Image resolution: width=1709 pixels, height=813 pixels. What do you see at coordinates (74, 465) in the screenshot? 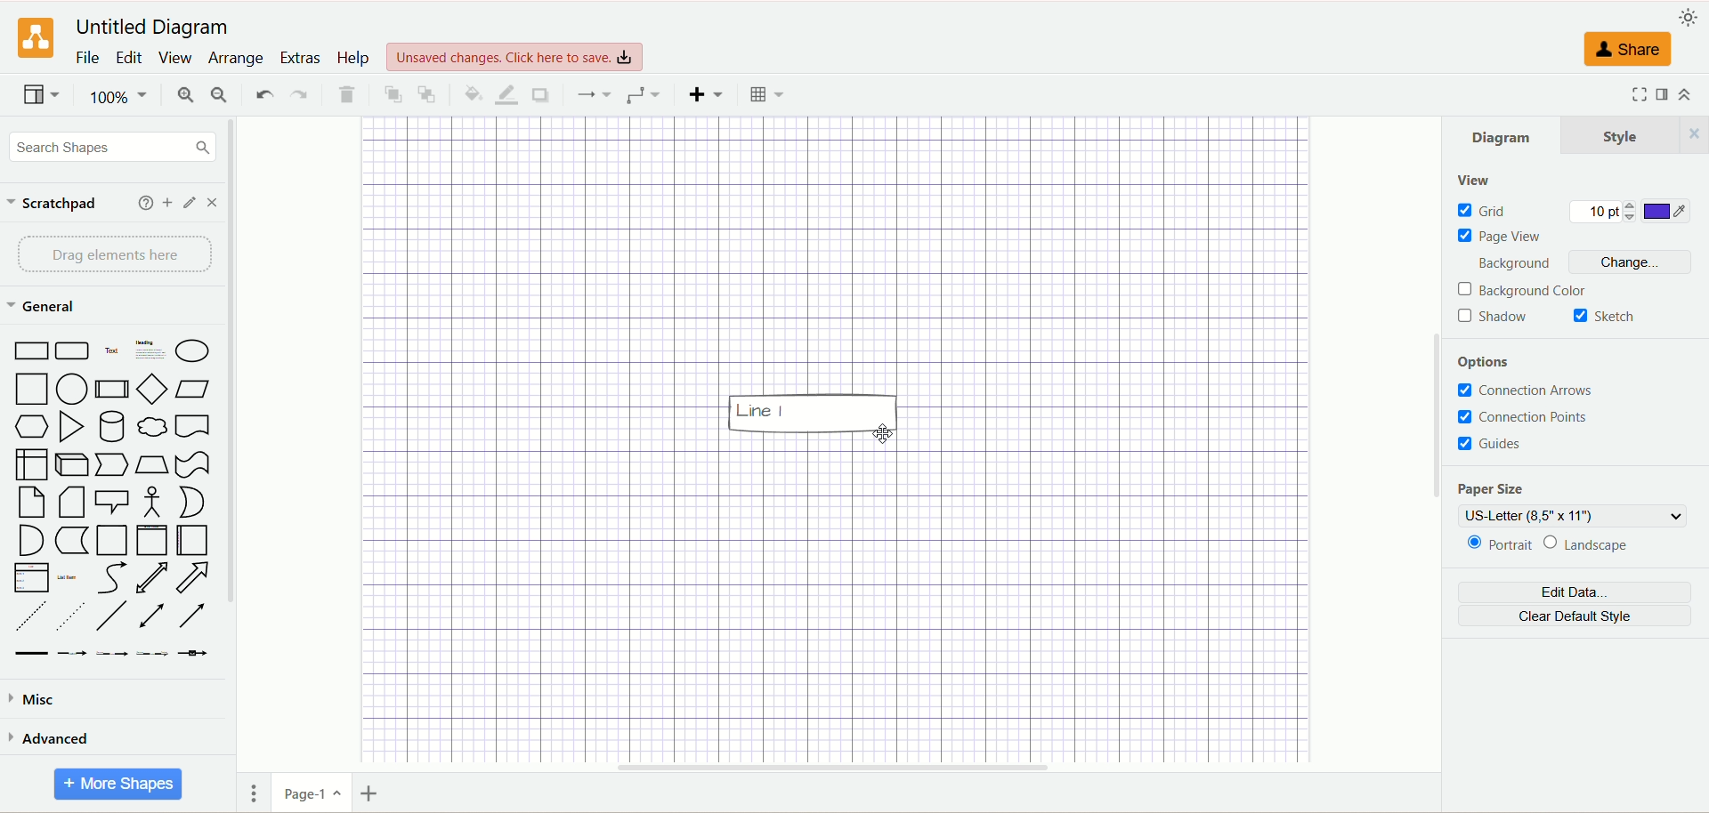
I see `Cube` at bounding box center [74, 465].